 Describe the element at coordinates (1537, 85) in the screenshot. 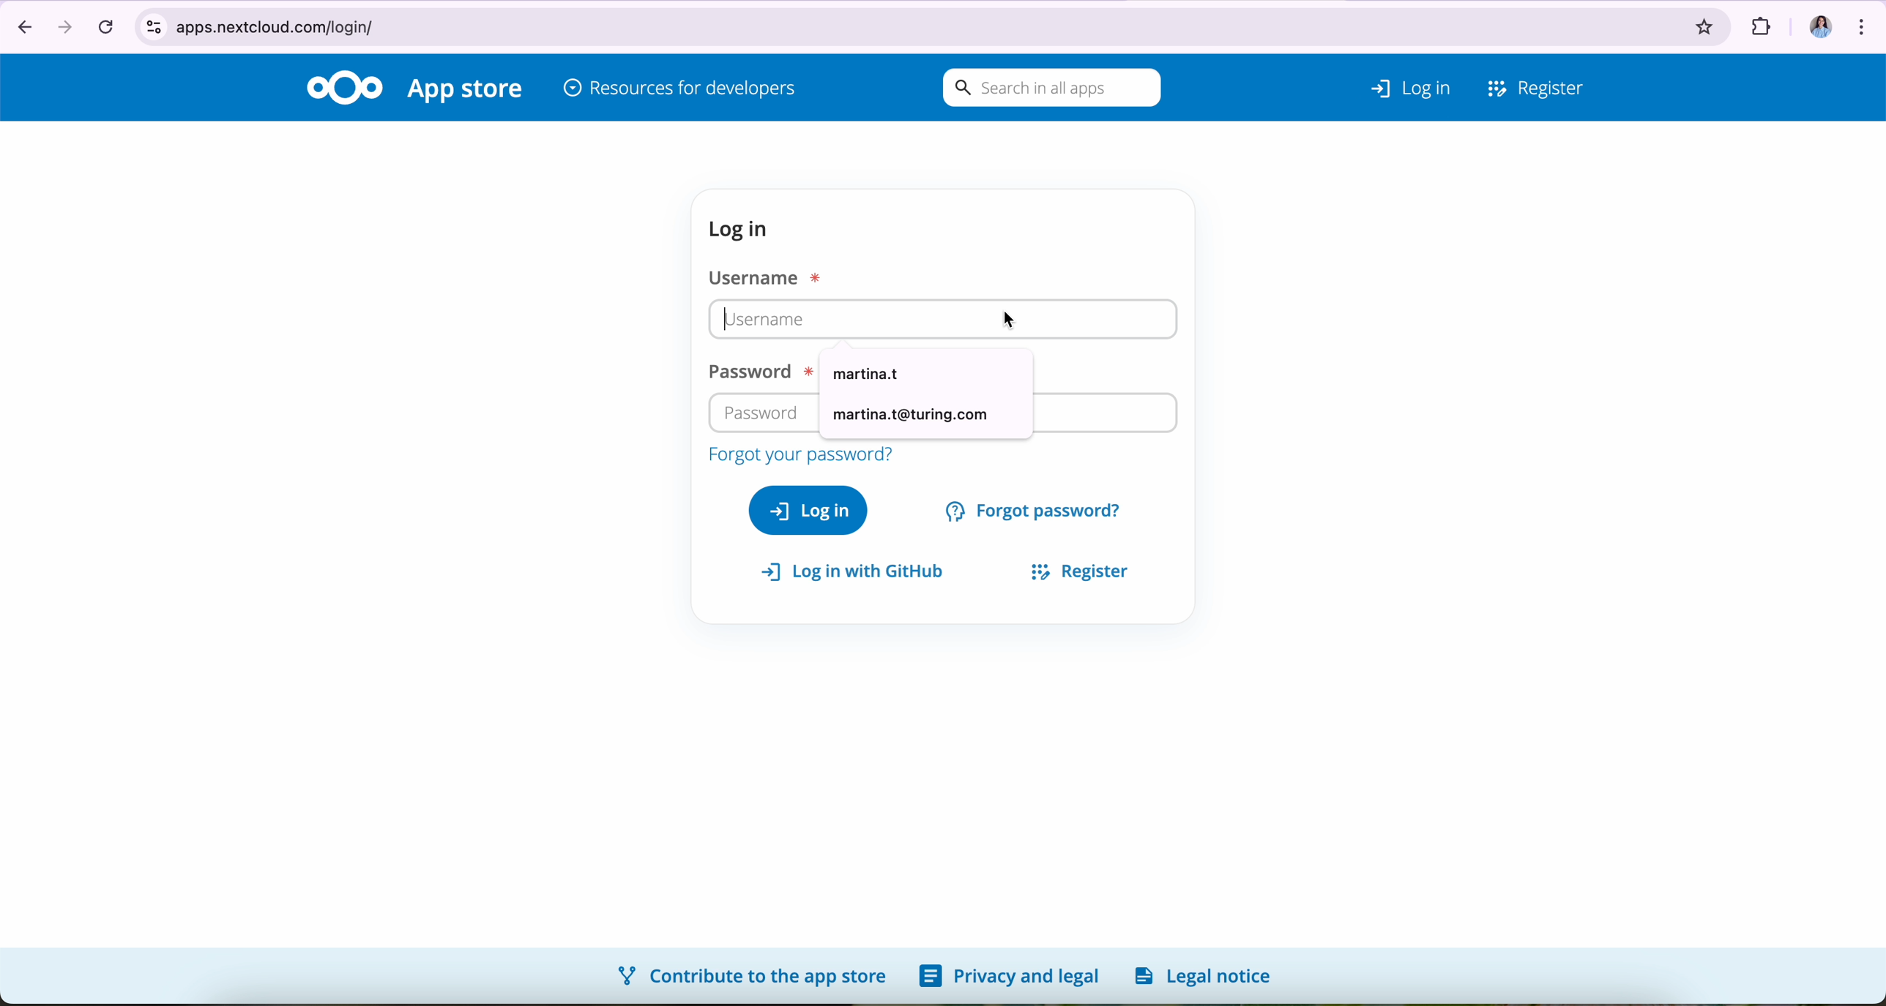

I see `register` at that location.